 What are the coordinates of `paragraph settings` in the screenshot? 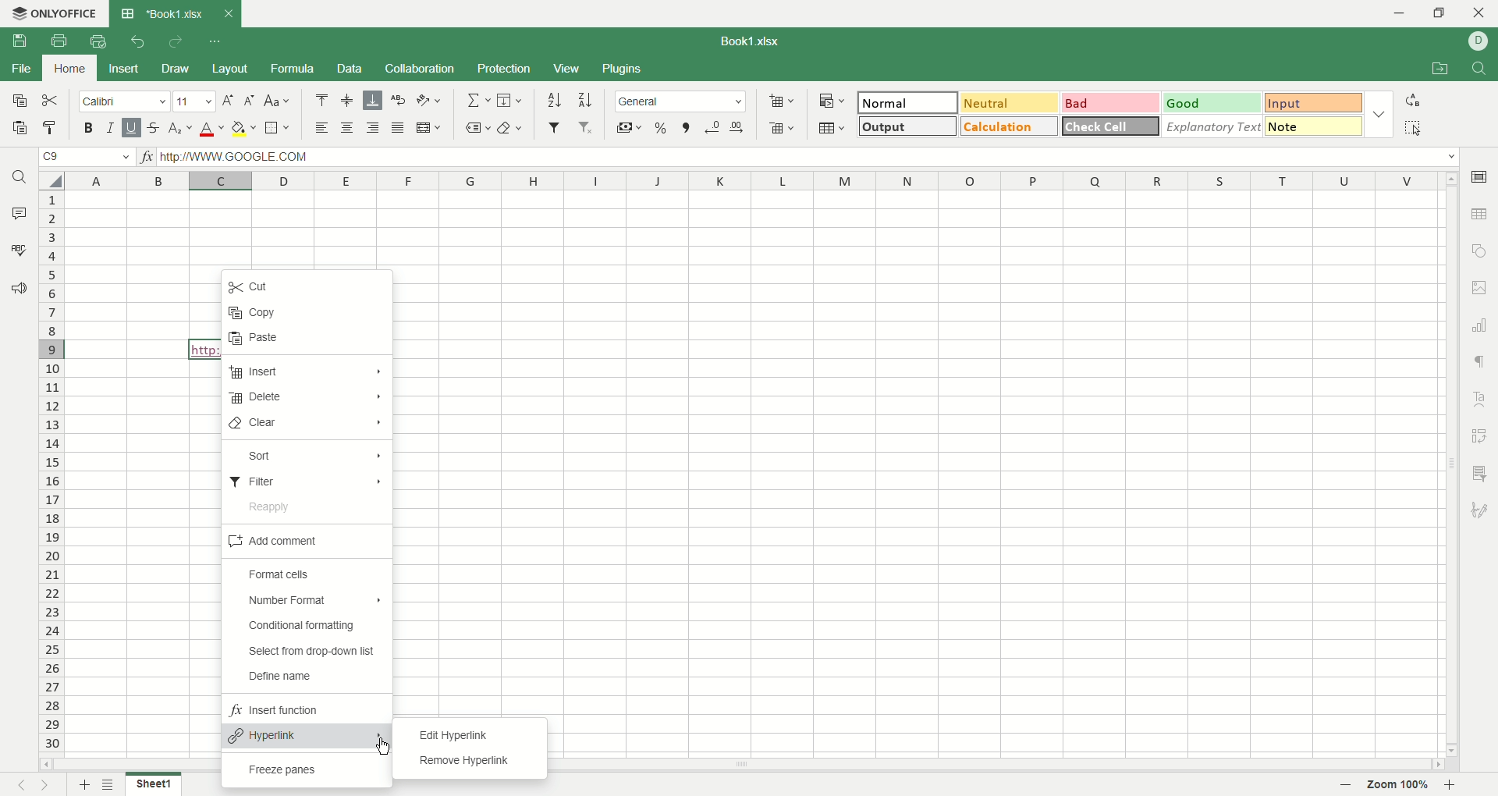 It's located at (1480, 359).